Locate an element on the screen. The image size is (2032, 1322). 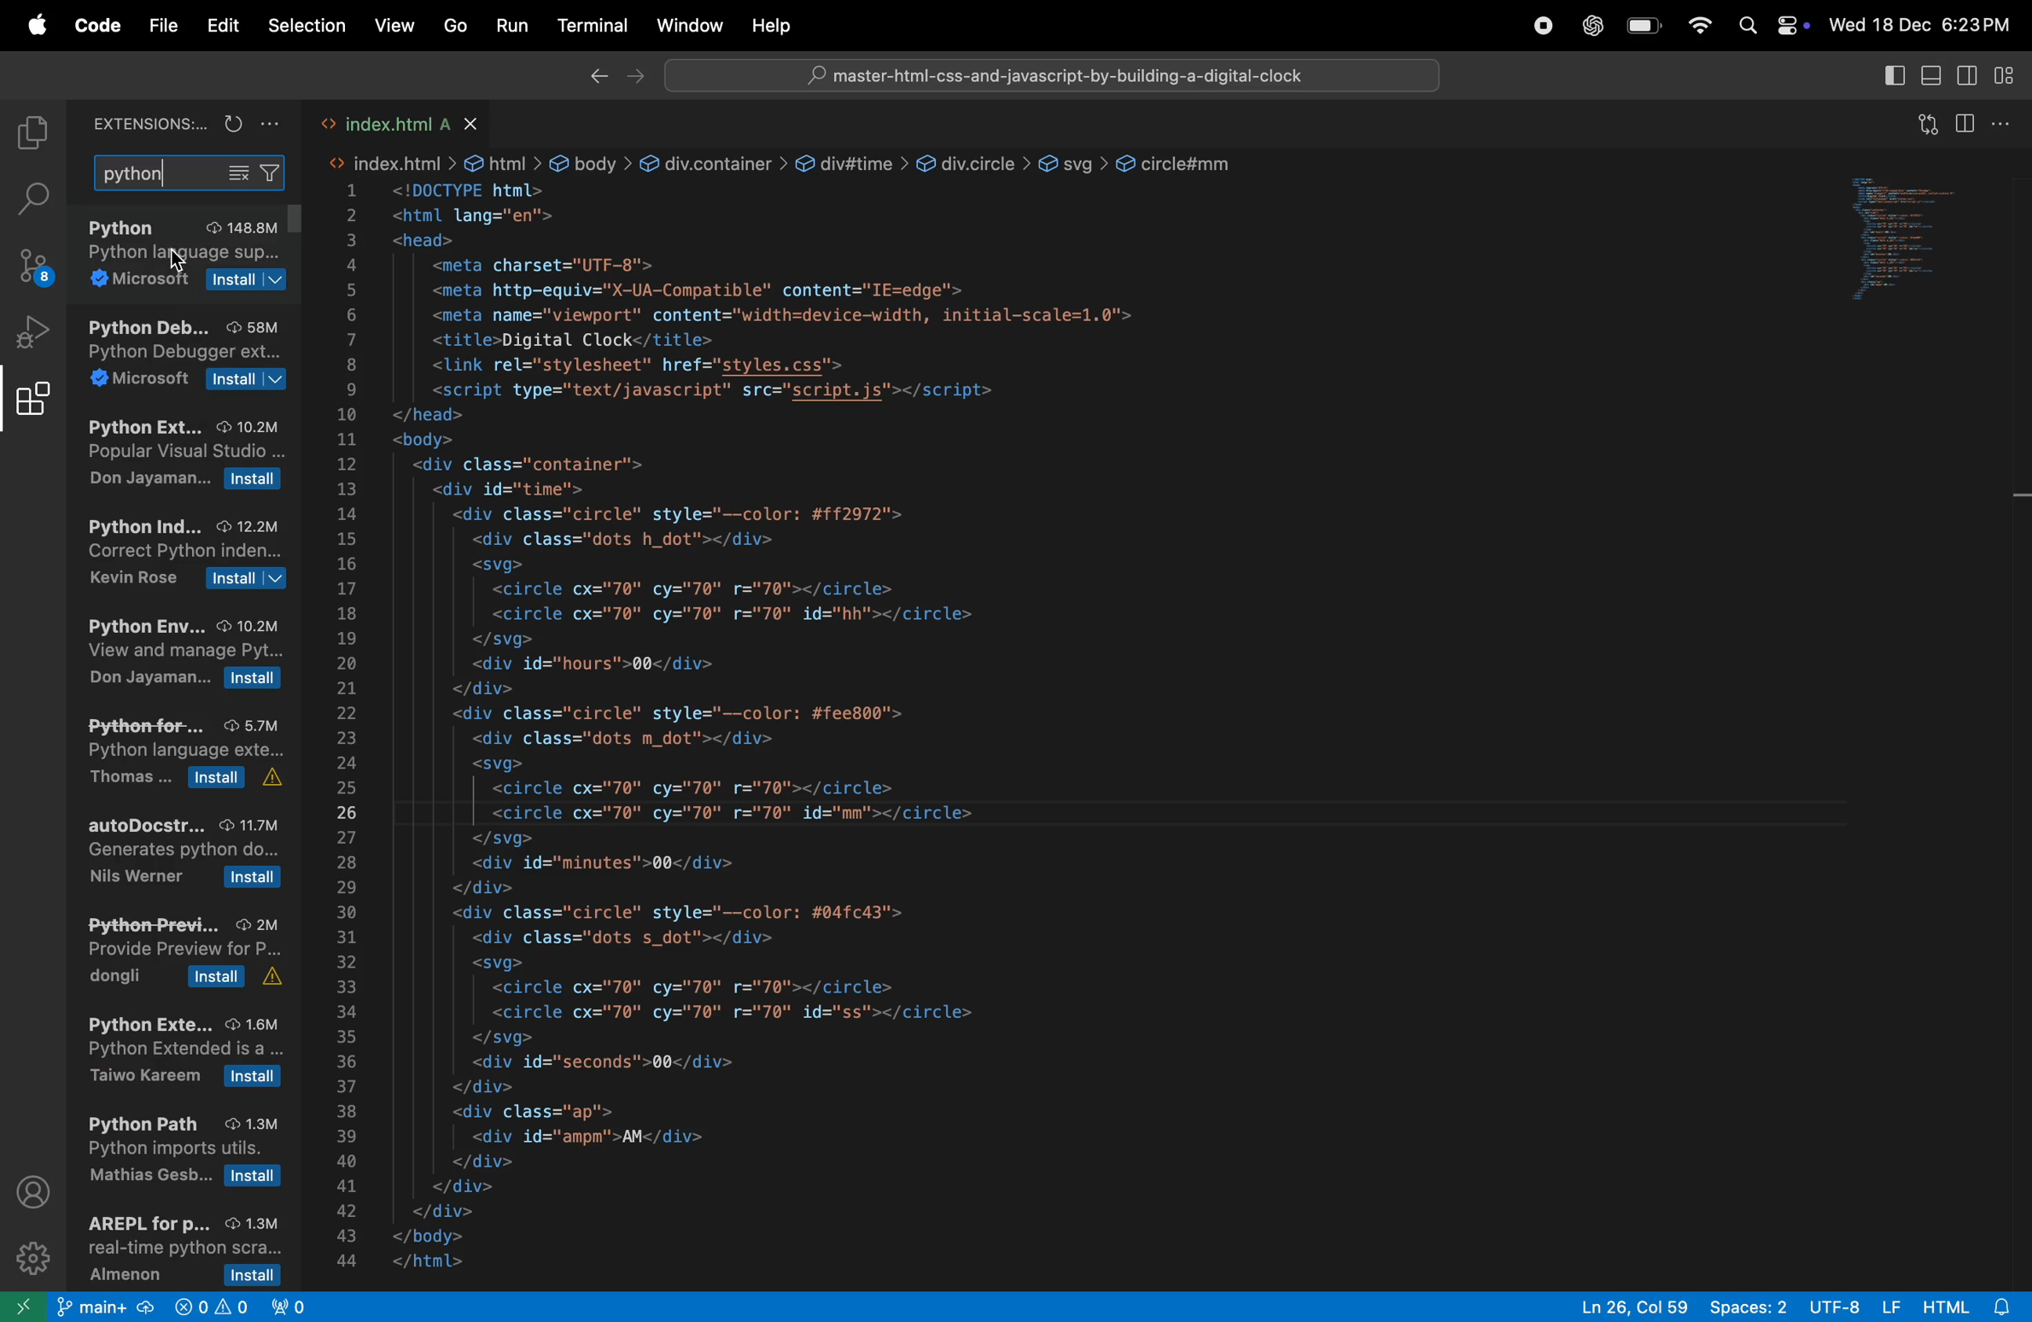
ln col 59 is located at coordinates (1622, 1305).